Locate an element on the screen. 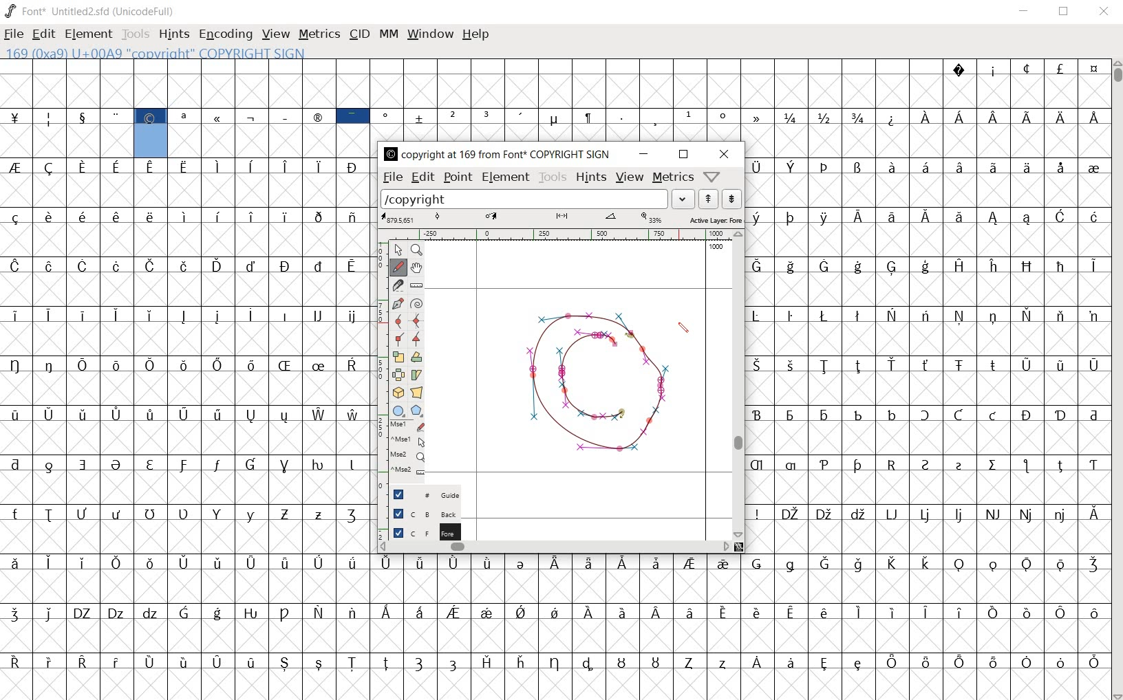 The image size is (1123, 700). show the next word on the list is located at coordinates (707, 199).